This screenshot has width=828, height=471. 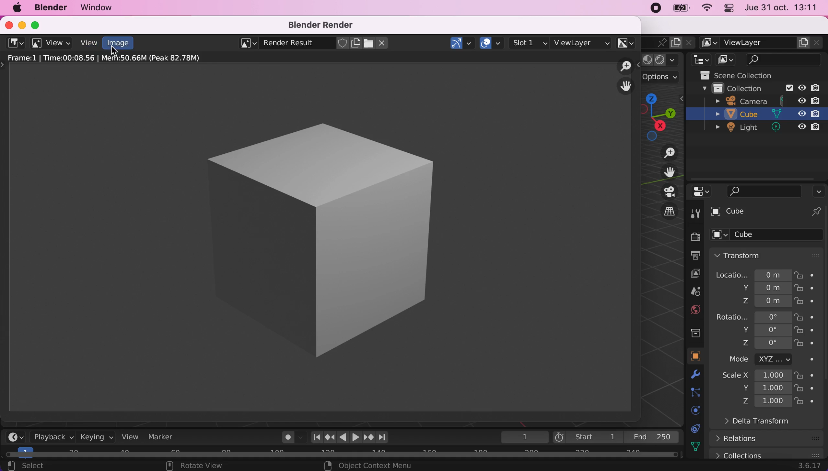 I want to click on collection, so click(x=755, y=88).